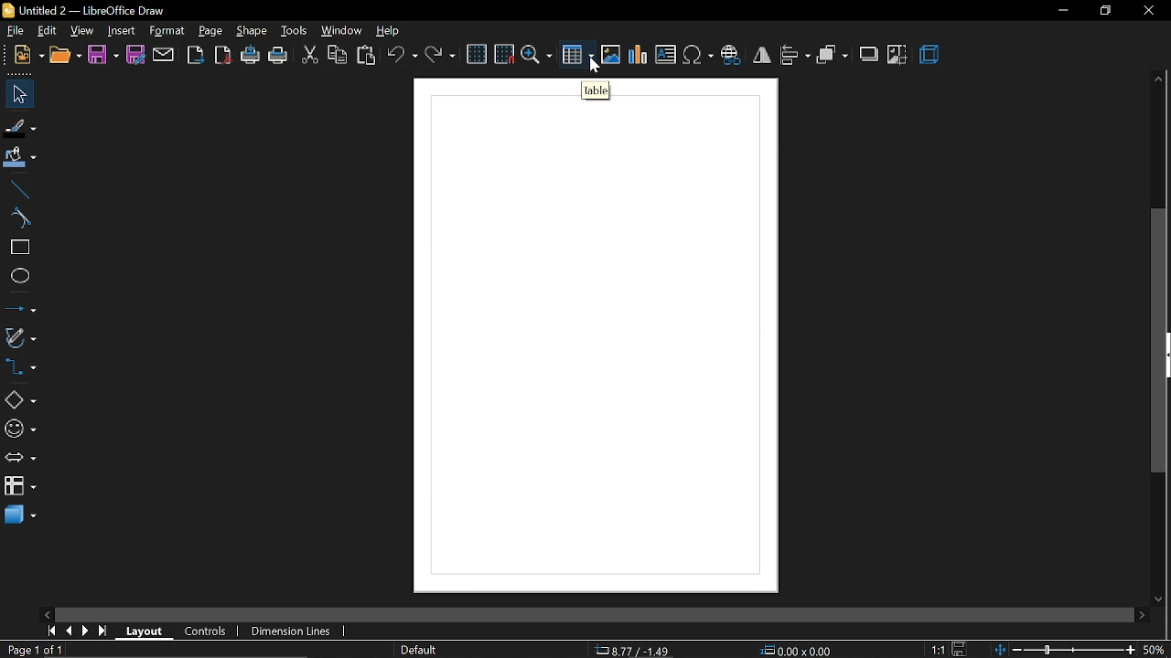  I want to click on 3d effect, so click(931, 56).